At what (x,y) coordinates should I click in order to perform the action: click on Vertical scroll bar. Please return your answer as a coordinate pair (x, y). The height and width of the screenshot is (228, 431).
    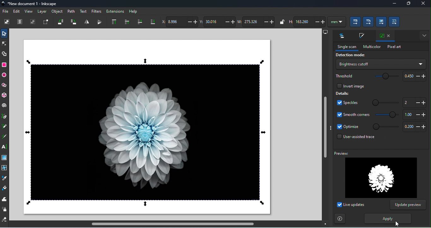
    Looking at the image, I should click on (325, 128).